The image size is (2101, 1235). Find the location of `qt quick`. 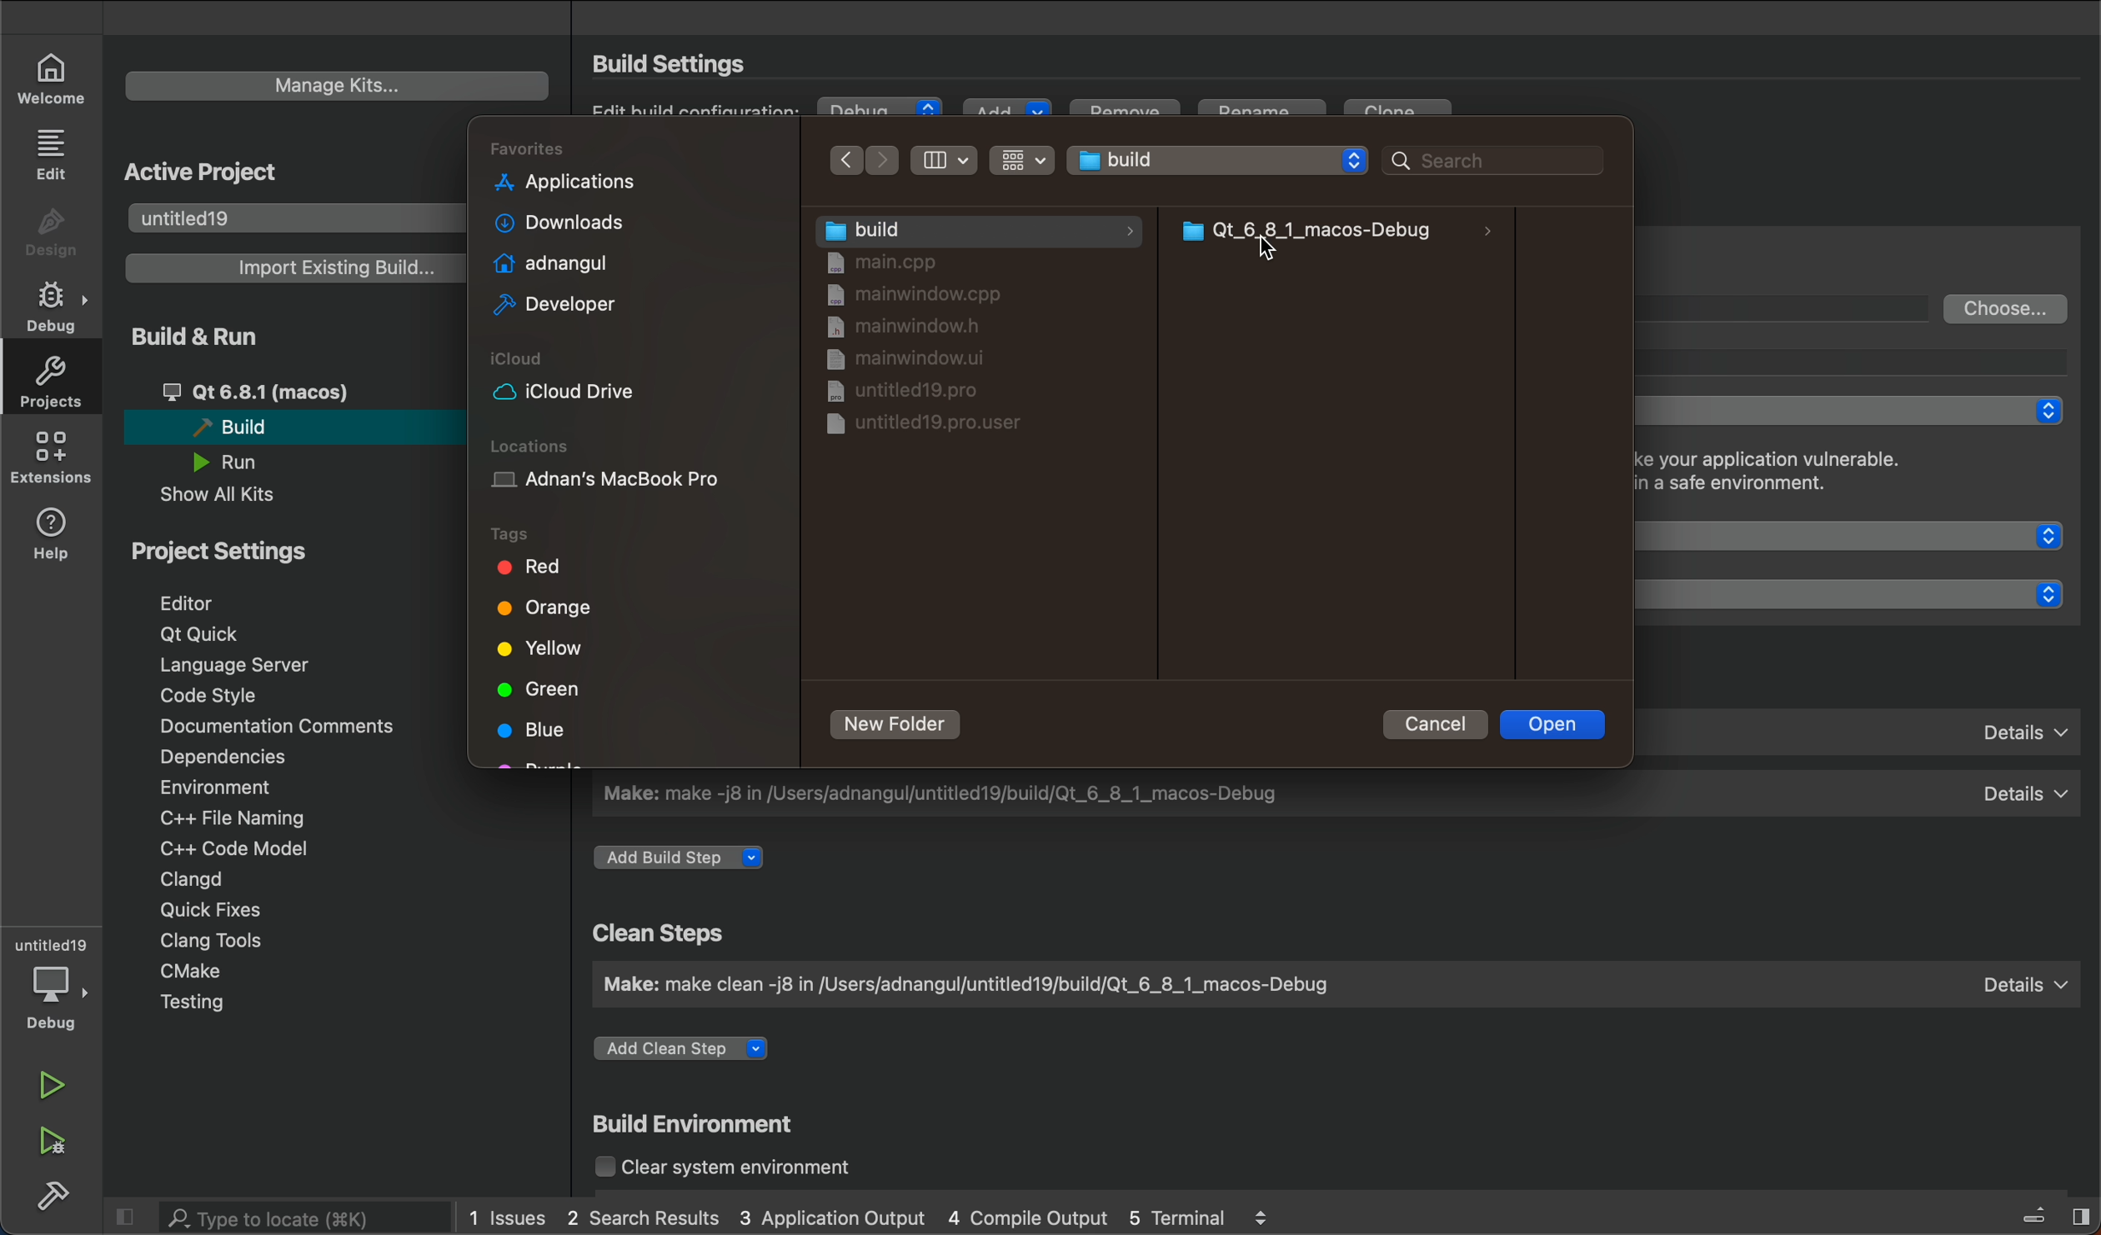

qt quick is located at coordinates (1865, 535).